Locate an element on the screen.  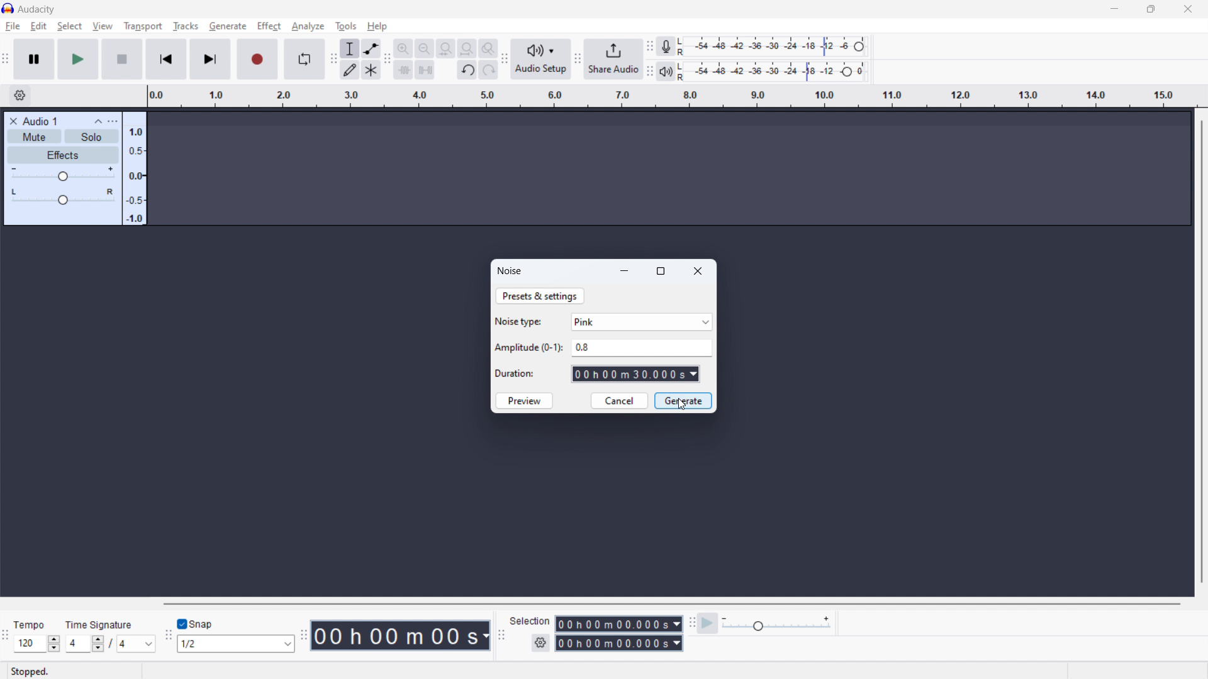
end time is located at coordinates (618, 643).